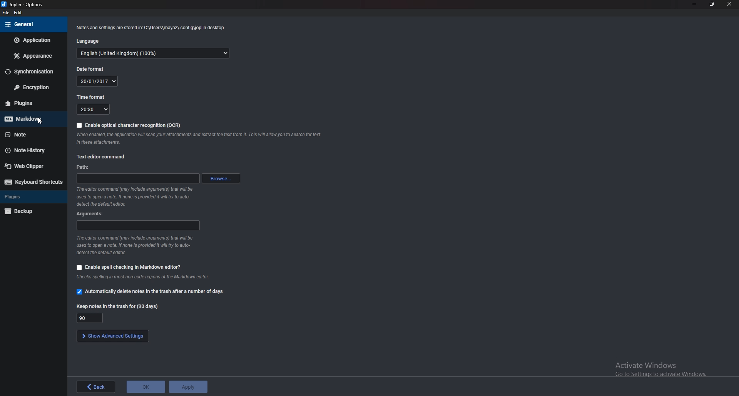 This screenshot has height=396, width=739. Describe the element at coordinates (90, 318) in the screenshot. I see `90` at that location.